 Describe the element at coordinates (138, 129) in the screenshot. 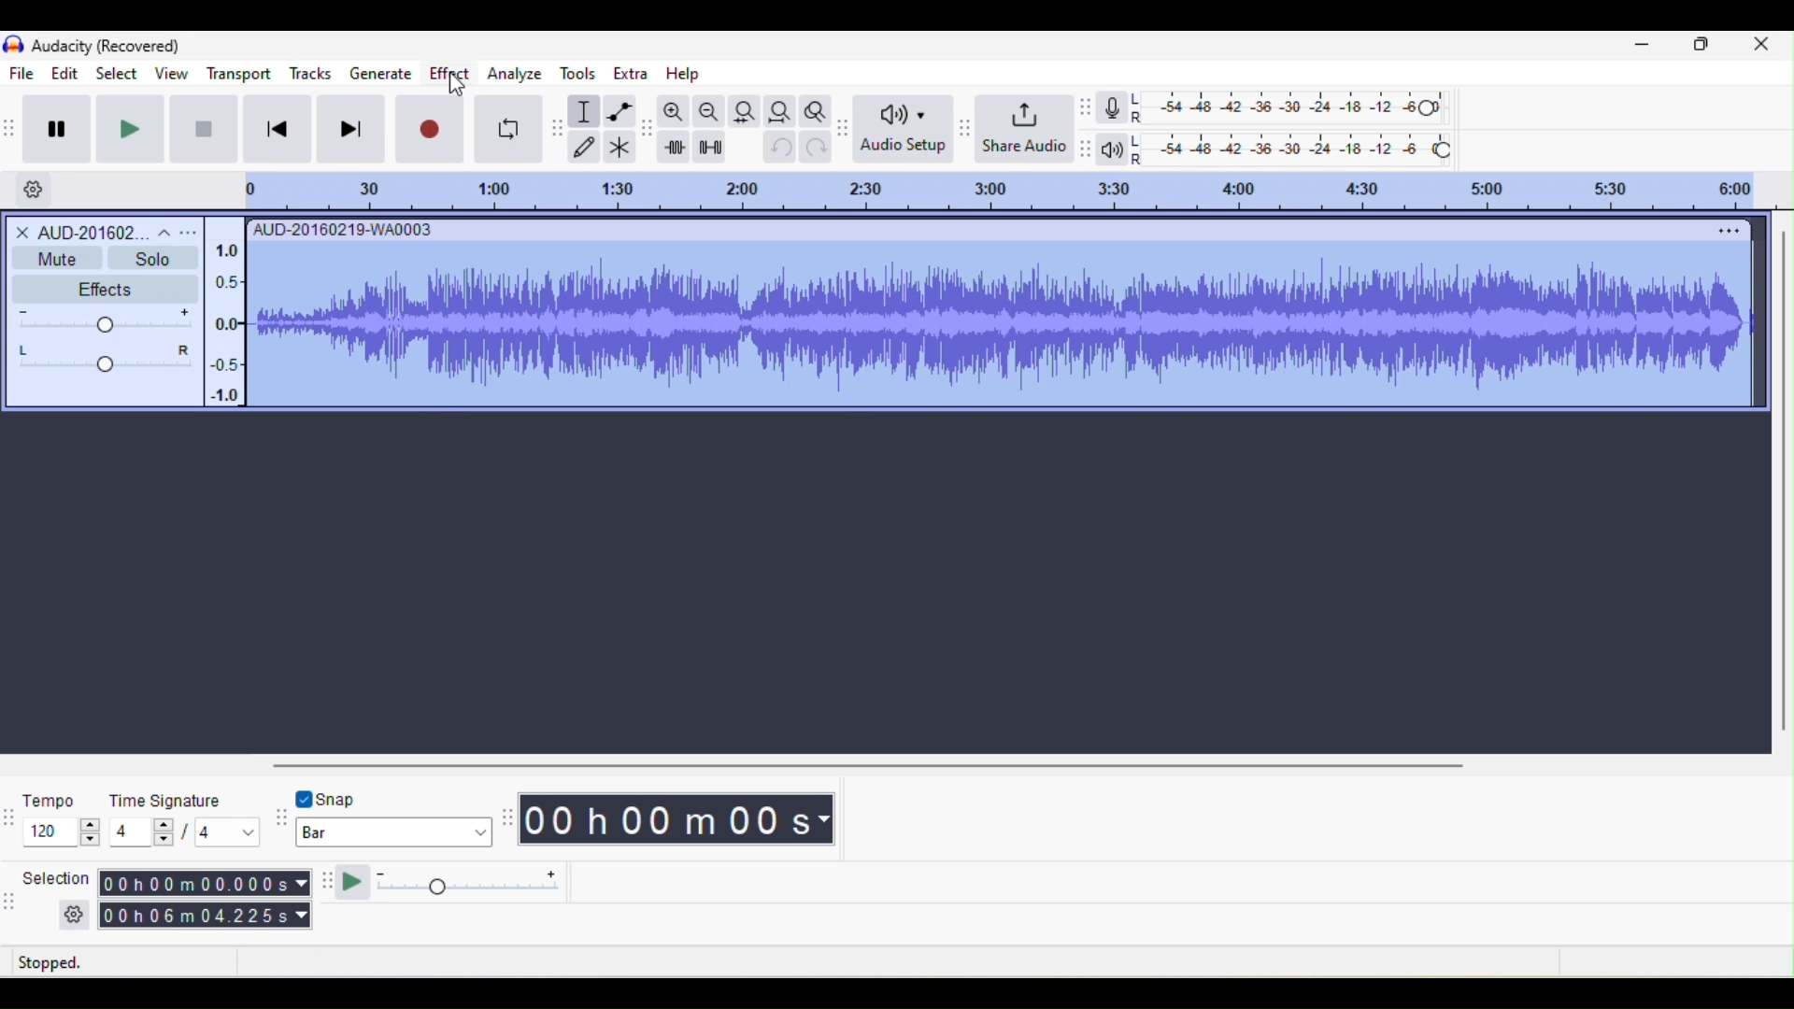

I see `play` at that location.